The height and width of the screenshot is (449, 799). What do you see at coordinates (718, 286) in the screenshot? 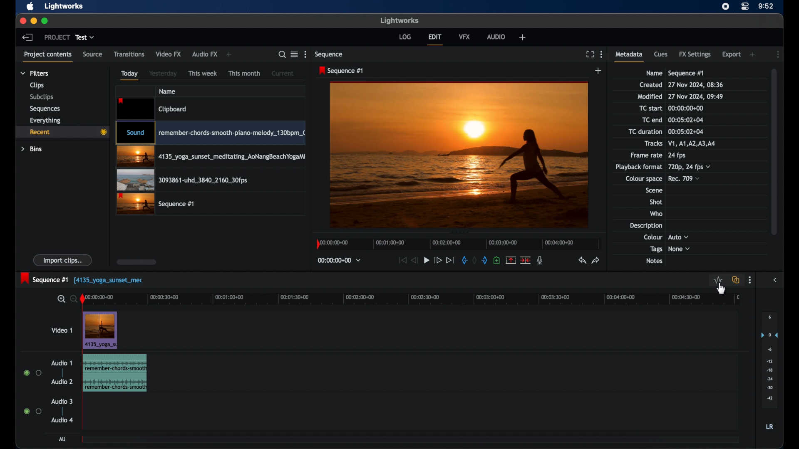
I see `cursor` at bounding box center [718, 286].